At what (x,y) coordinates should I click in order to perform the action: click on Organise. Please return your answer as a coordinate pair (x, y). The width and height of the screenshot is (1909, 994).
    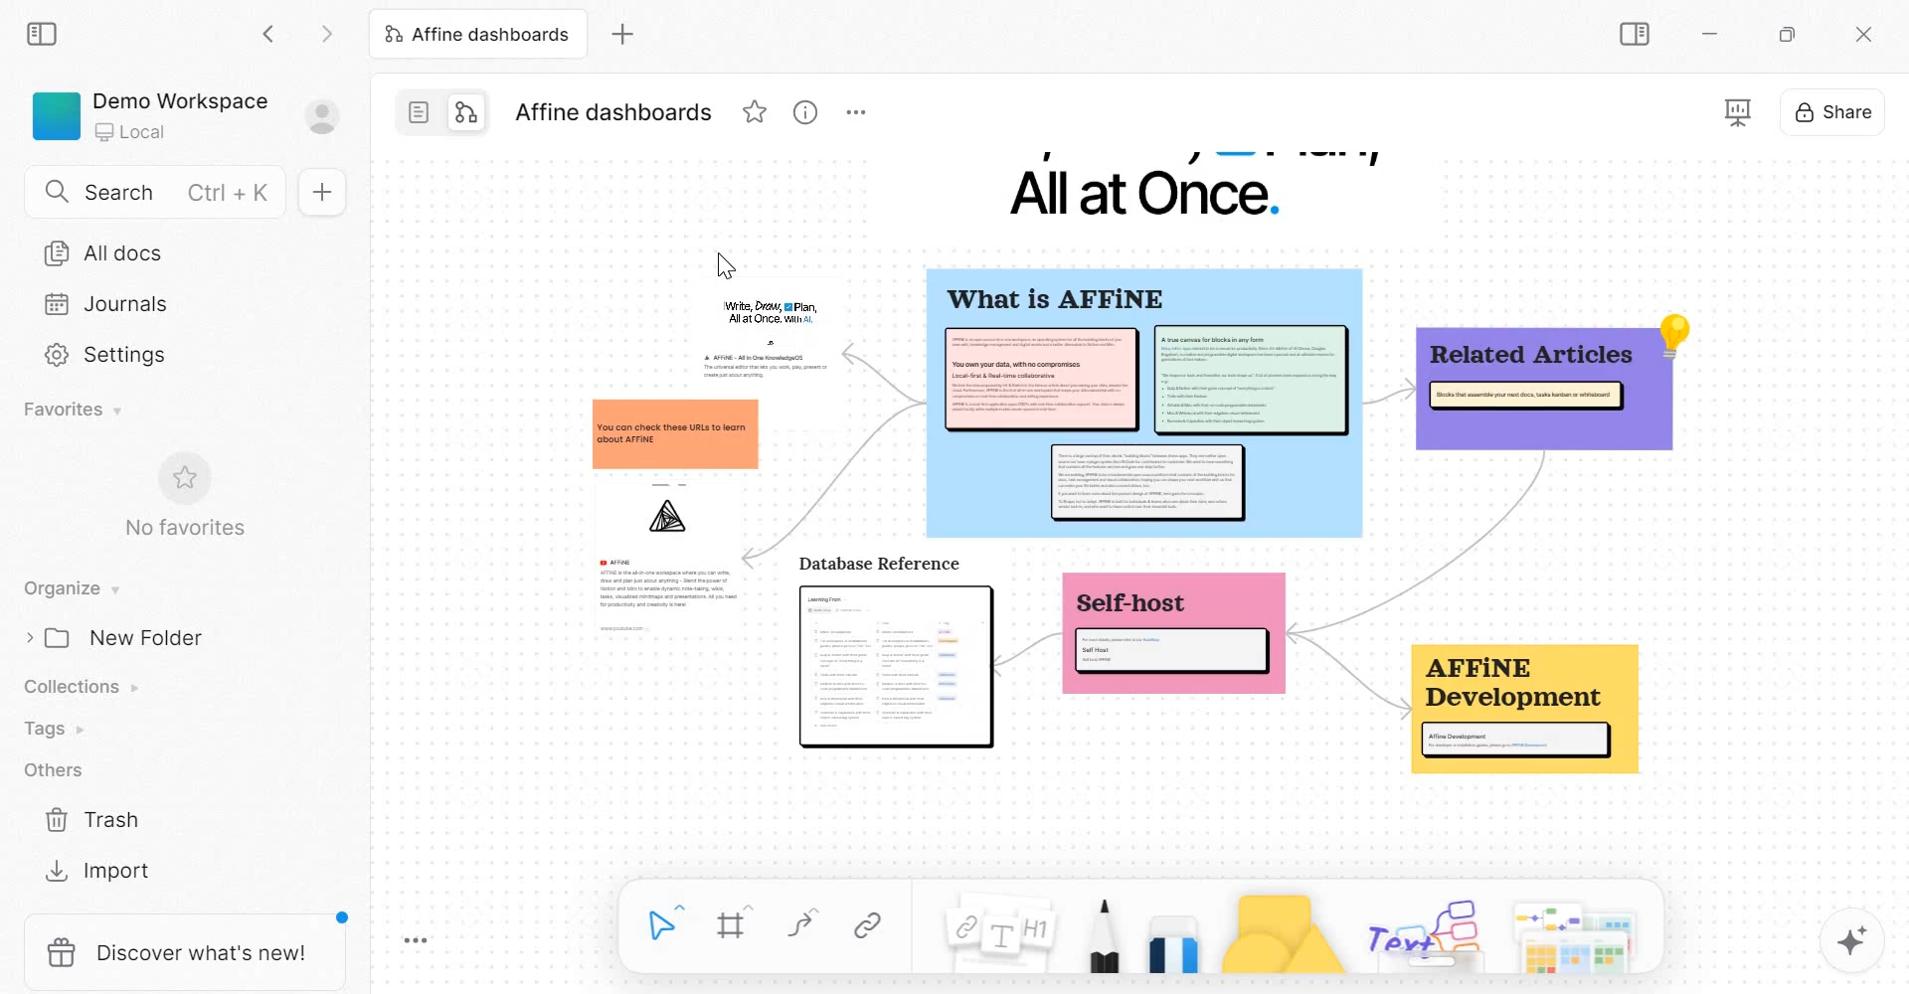
    Looking at the image, I should click on (68, 588).